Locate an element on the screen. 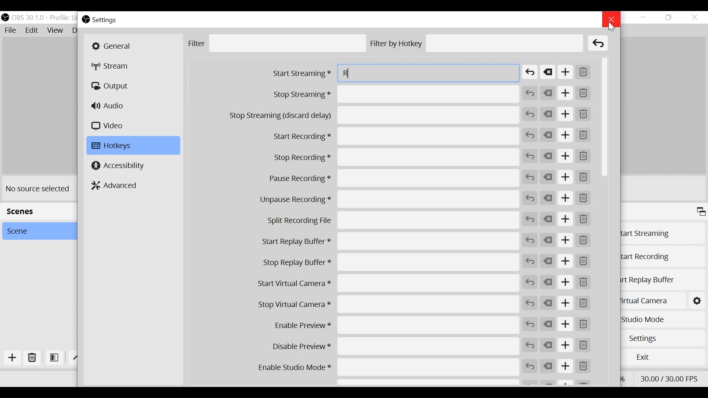  Settings is located at coordinates (666, 338).